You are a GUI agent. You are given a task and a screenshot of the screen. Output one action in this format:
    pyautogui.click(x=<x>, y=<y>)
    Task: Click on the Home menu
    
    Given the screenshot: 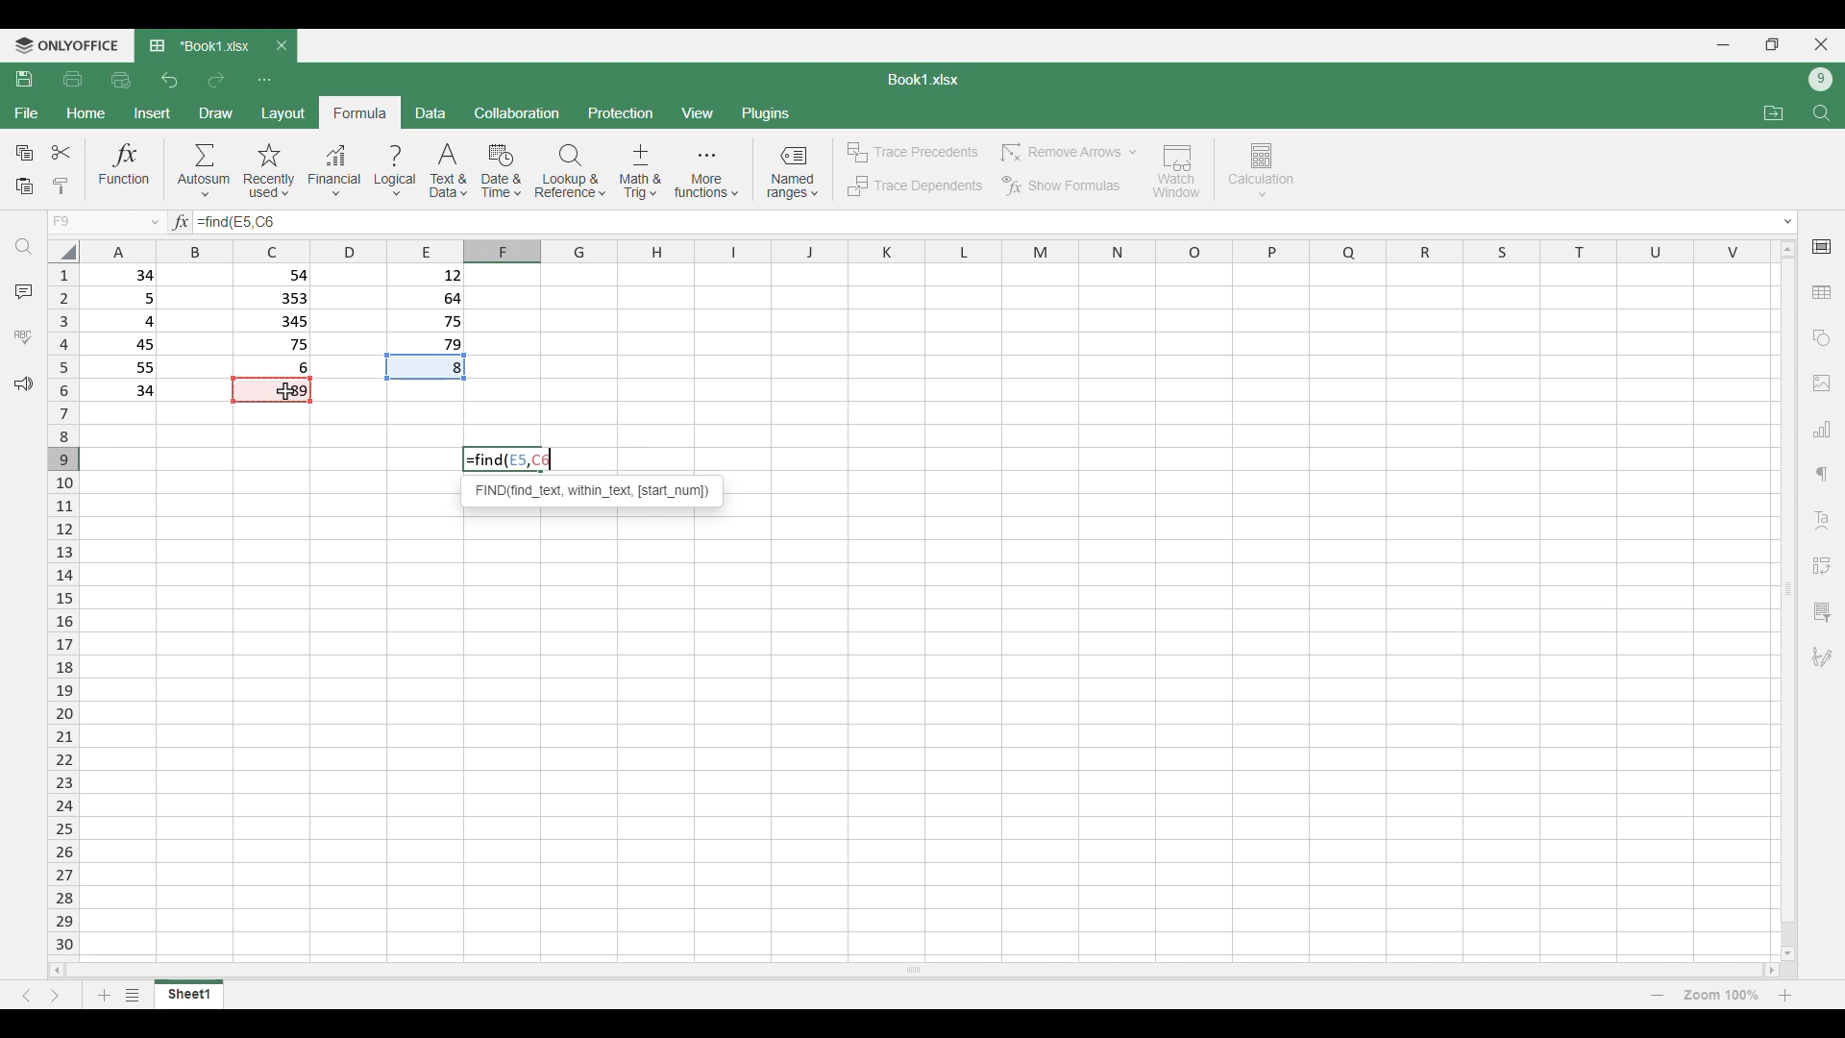 What is the action you would take?
    pyautogui.click(x=86, y=113)
    